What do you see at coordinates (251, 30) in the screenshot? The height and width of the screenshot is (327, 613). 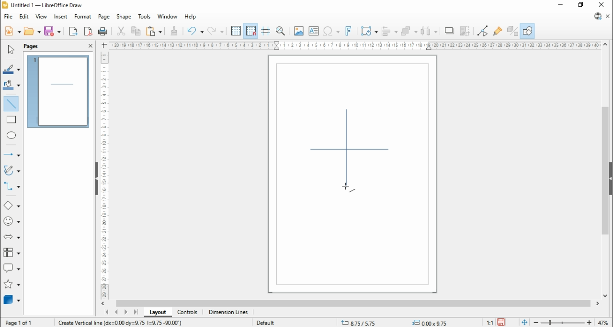 I see `snap to grids` at bounding box center [251, 30].